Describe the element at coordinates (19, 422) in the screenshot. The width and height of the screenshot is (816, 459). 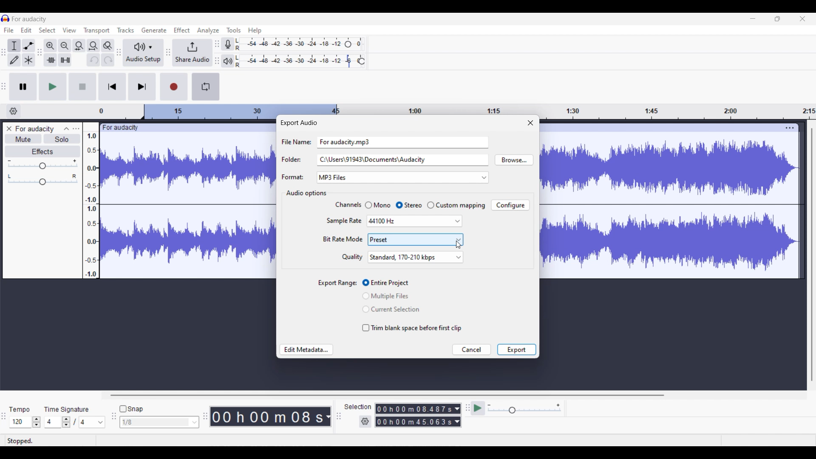
I see `Tempo options` at that location.